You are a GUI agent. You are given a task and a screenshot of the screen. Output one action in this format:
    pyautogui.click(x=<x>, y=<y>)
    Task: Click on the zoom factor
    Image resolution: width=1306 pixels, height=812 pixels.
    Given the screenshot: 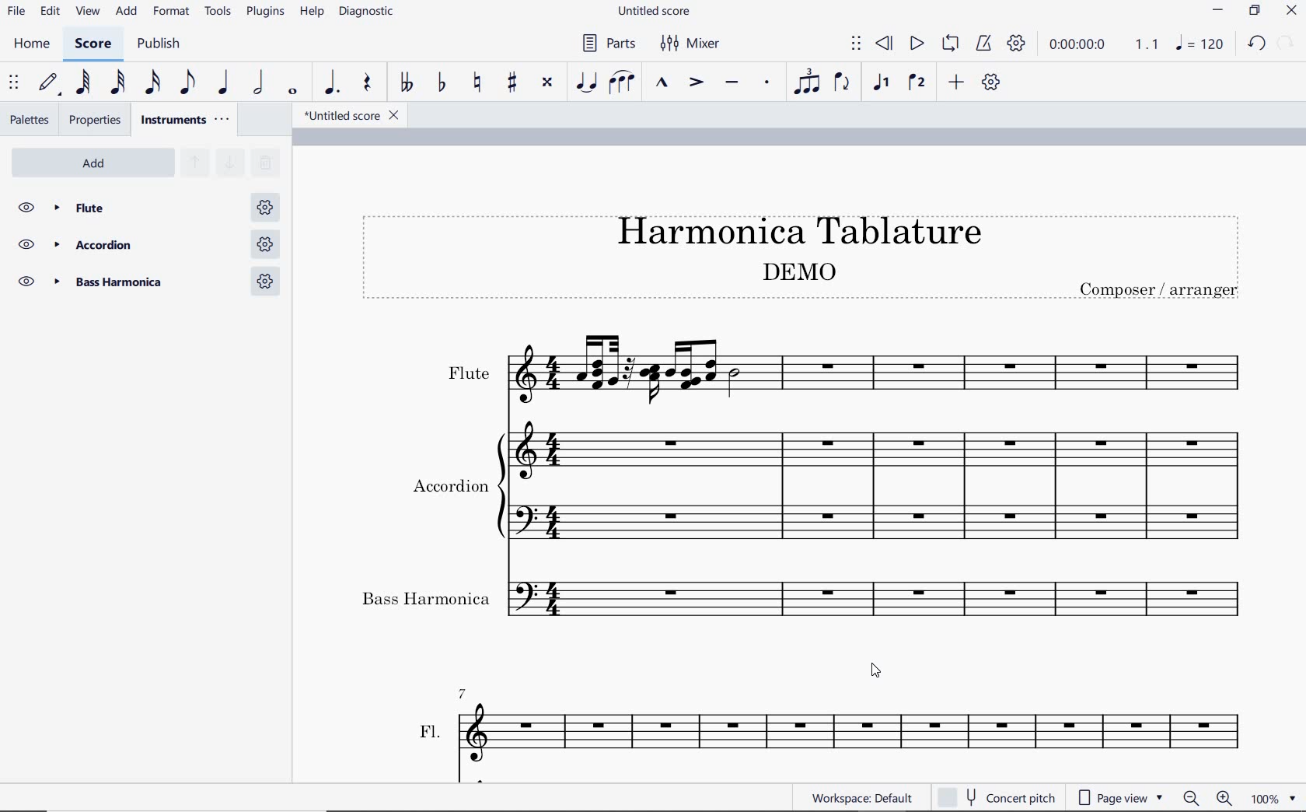 What is the action you would take?
    pyautogui.click(x=1262, y=800)
    